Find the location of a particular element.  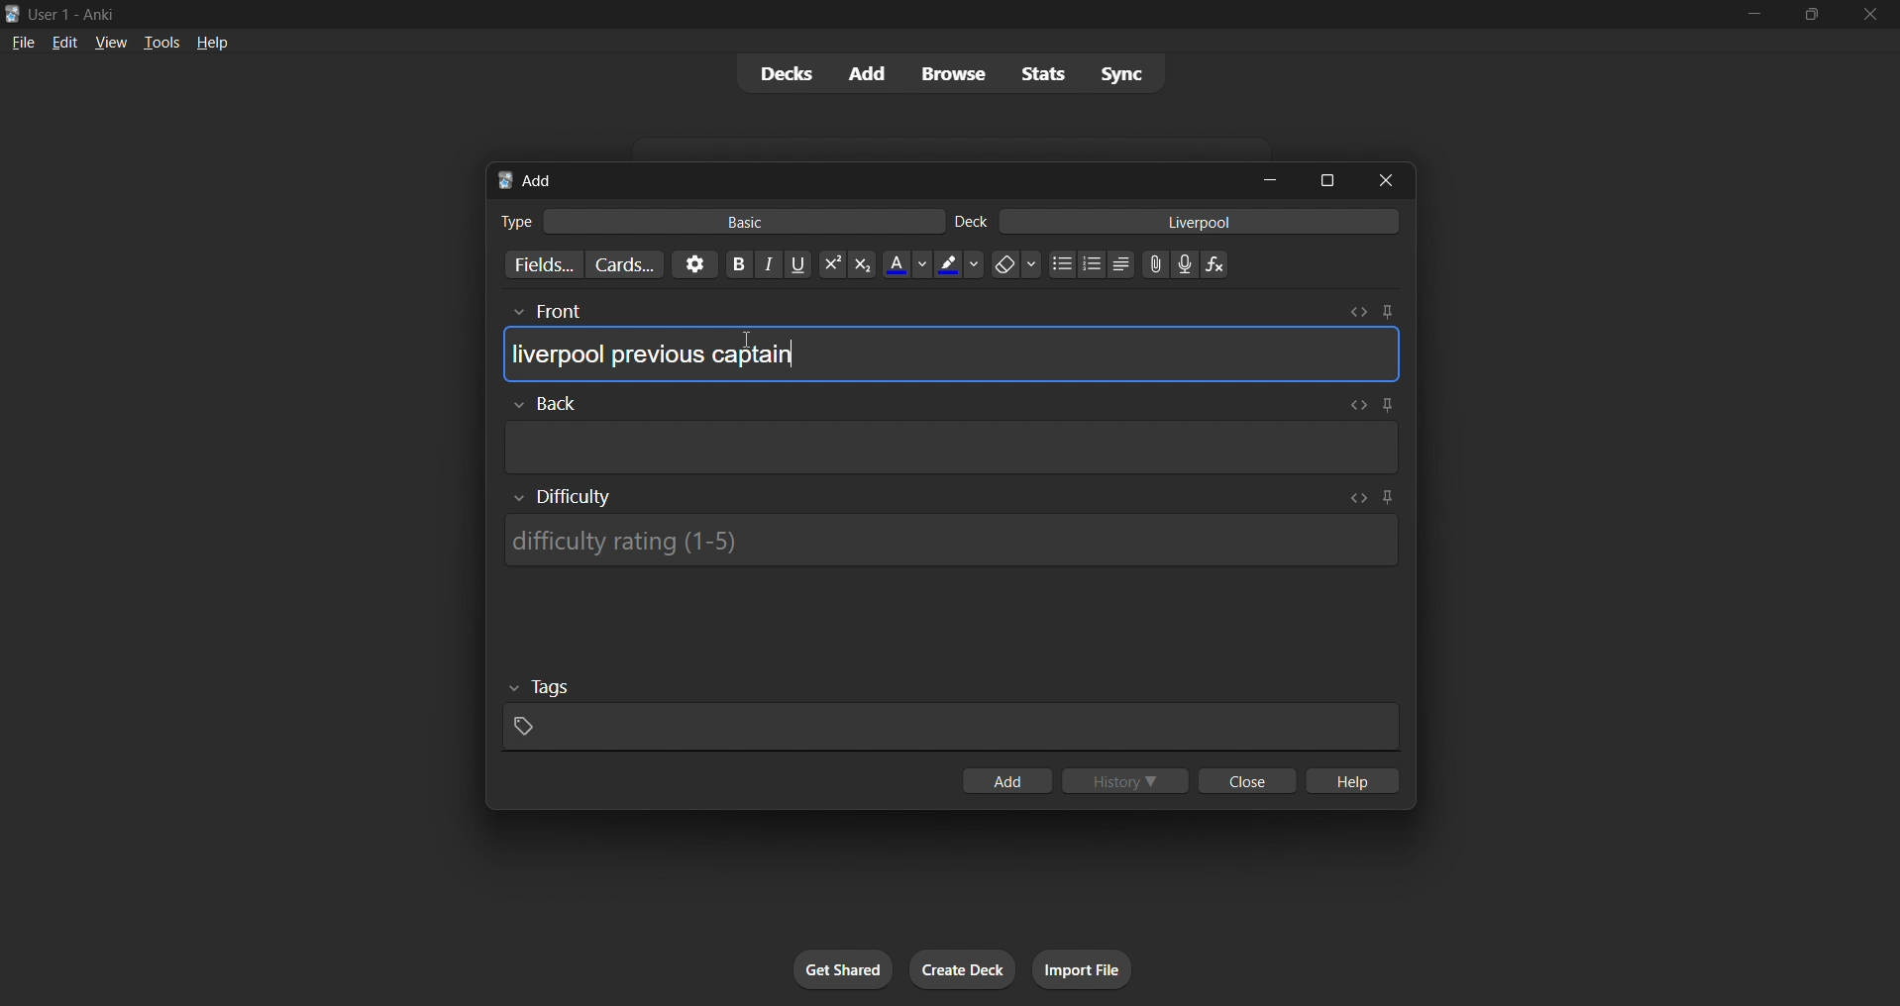

create deck is located at coordinates (964, 970).